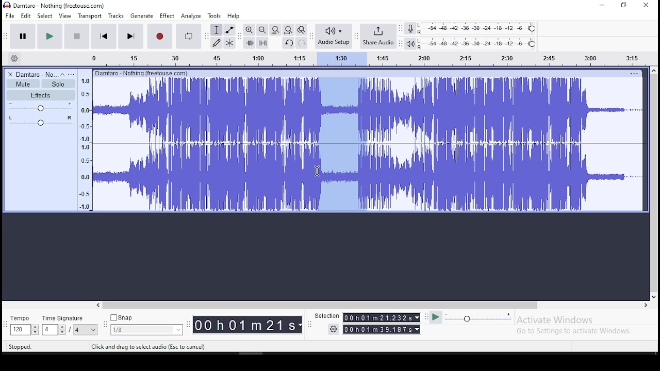 The width and height of the screenshot is (660, 371). What do you see at coordinates (70, 318) in the screenshot?
I see `time signature` at bounding box center [70, 318].